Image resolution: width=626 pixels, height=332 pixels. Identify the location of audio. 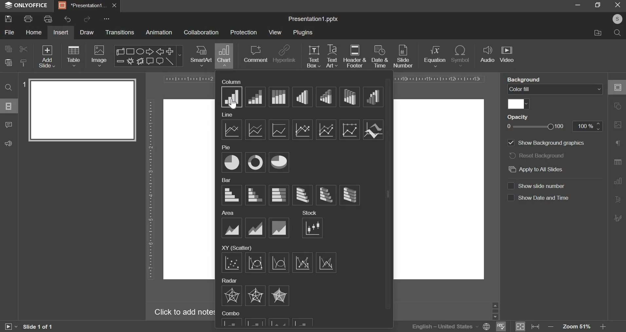
(487, 55).